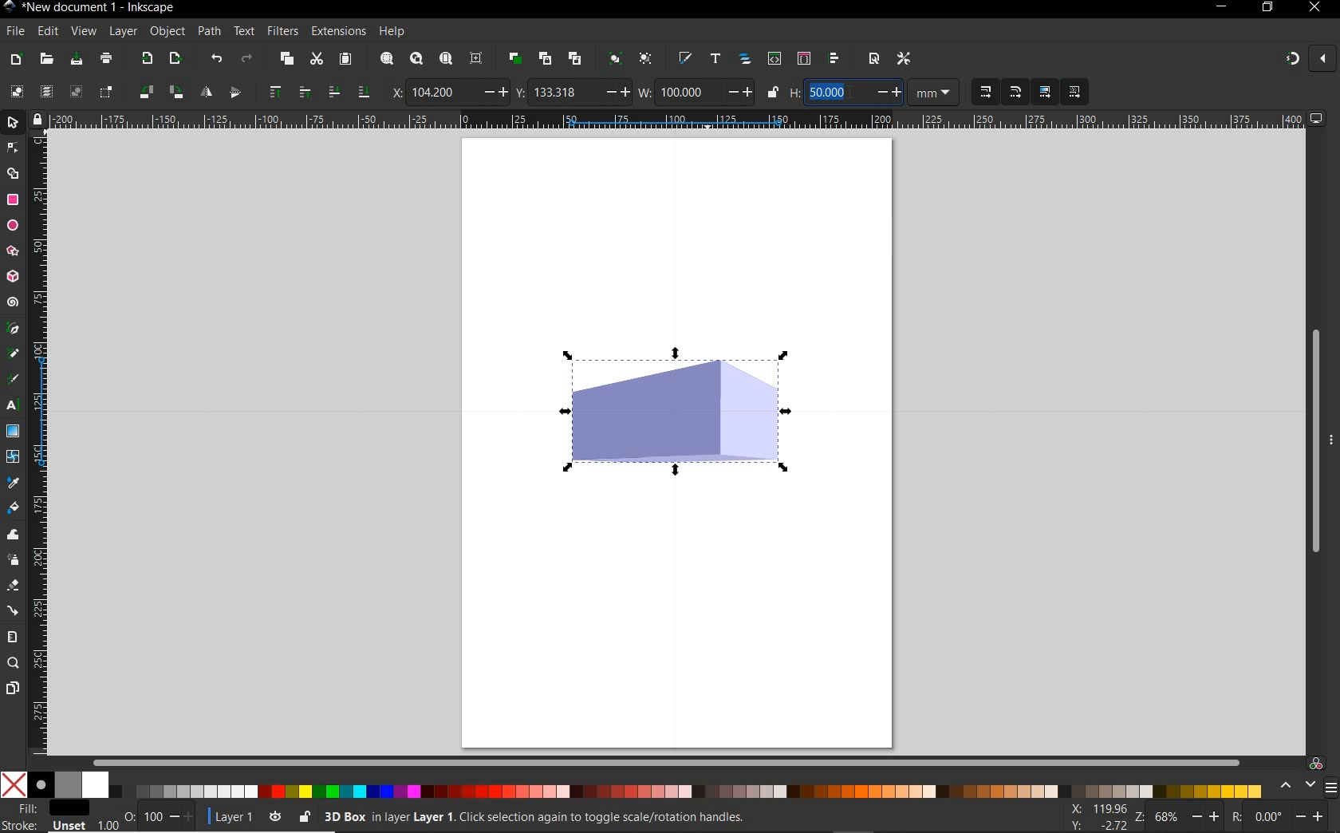 Image resolution: width=1340 pixels, height=833 pixels. What do you see at coordinates (746, 57) in the screenshot?
I see `open objects` at bounding box center [746, 57].